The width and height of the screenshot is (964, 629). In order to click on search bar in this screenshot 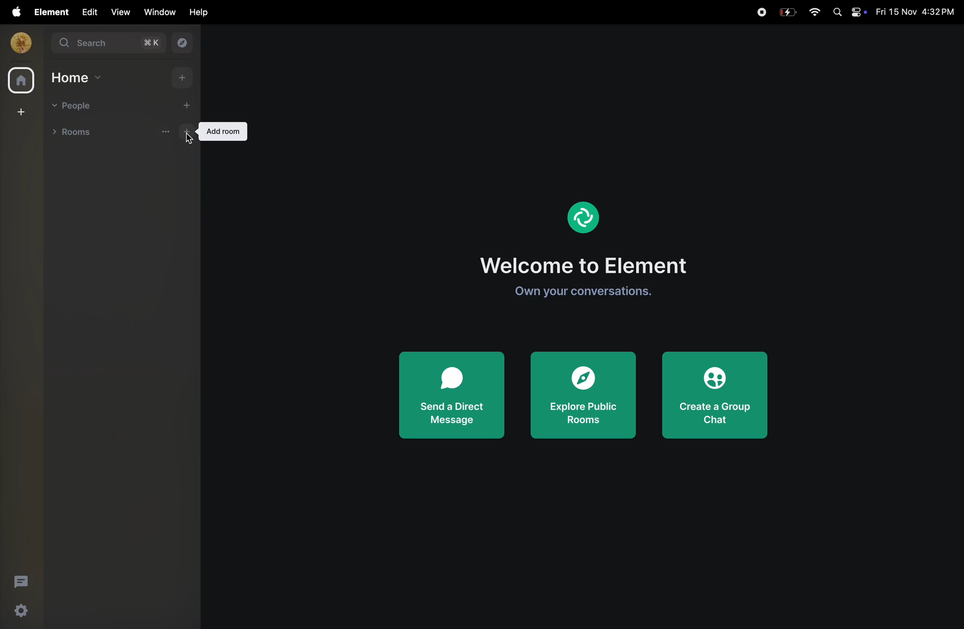, I will do `click(110, 45)`.